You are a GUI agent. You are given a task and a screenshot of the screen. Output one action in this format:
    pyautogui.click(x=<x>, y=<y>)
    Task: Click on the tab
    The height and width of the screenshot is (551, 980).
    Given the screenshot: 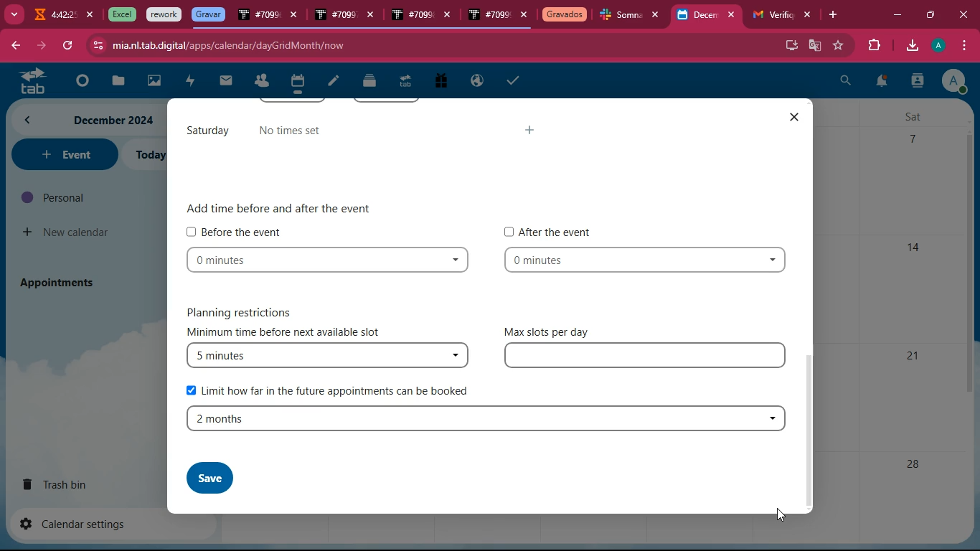 What is the action you would take?
    pyautogui.click(x=771, y=15)
    